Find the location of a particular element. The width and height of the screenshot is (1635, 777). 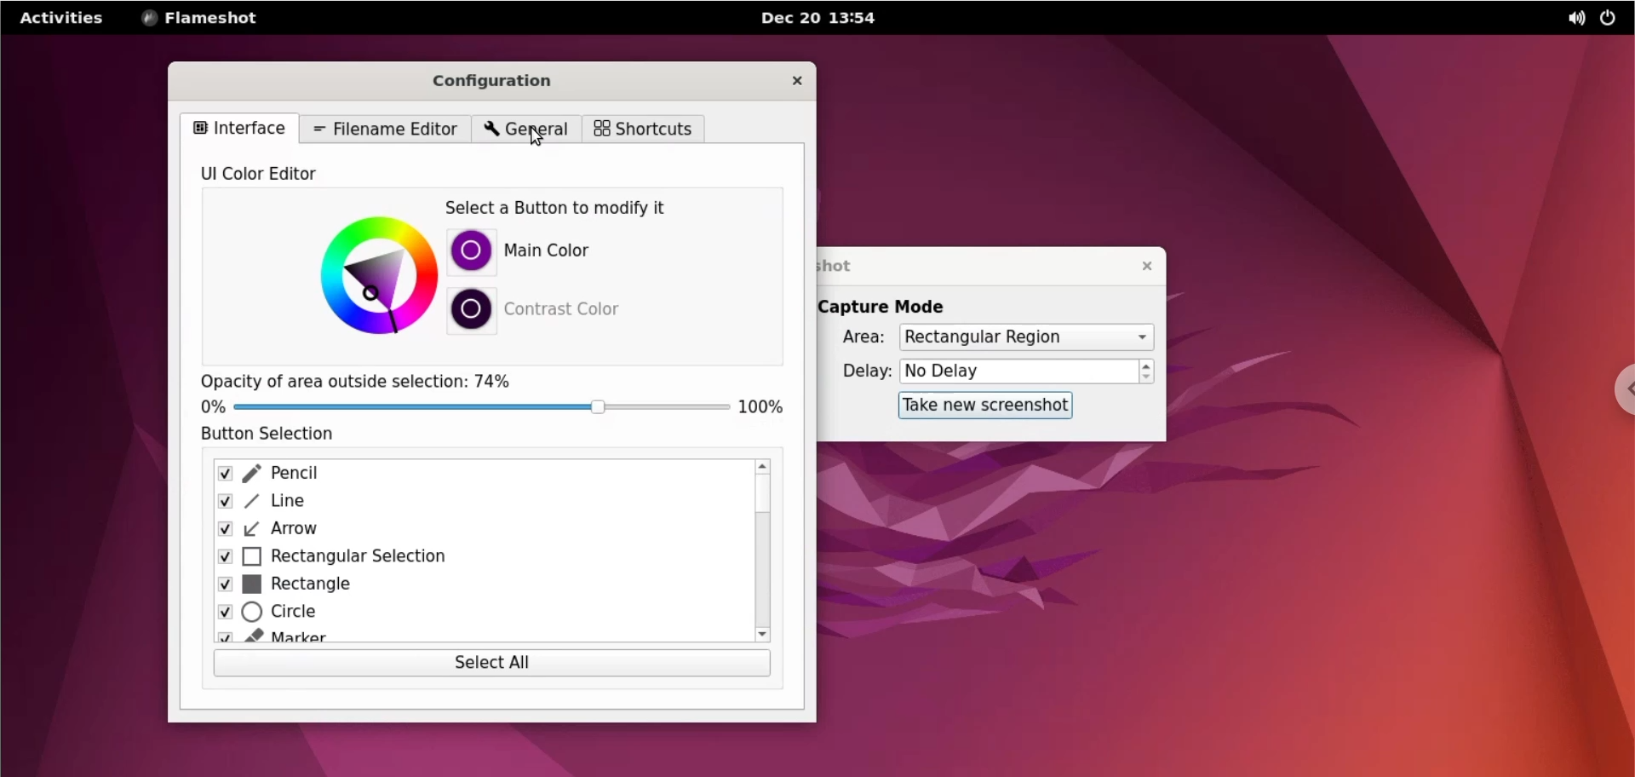

scrollbar is located at coordinates (760, 550).